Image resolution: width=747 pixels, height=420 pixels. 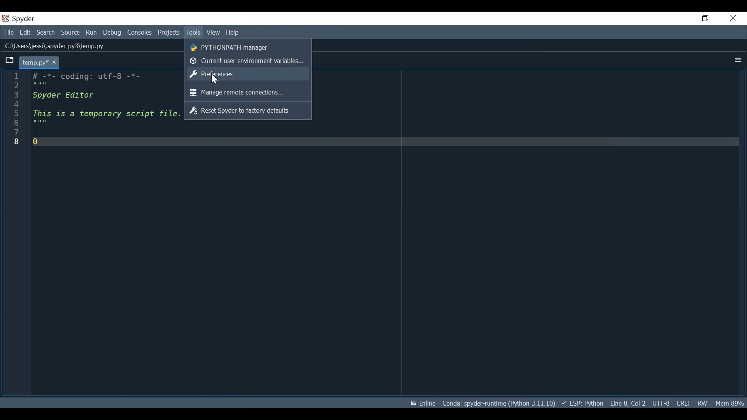 What do you see at coordinates (233, 33) in the screenshot?
I see `Help` at bounding box center [233, 33].